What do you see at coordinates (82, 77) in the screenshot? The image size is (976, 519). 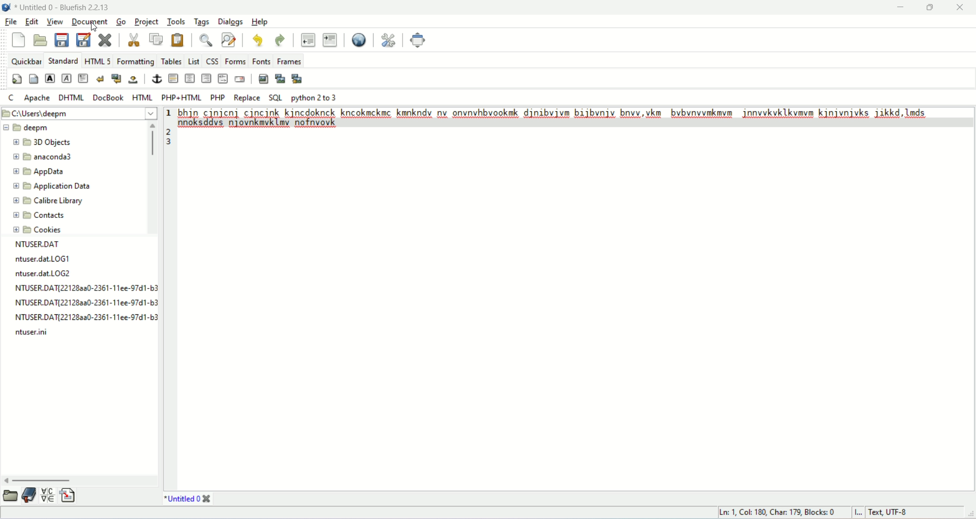 I see `paragraph` at bounding box center [82, 77].